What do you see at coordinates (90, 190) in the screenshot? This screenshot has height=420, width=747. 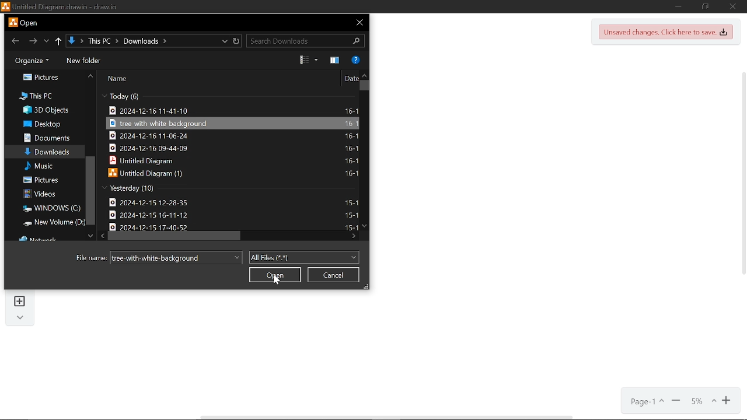 I see `Vertical scrolbar in folders` at bounding box center [90, 190].